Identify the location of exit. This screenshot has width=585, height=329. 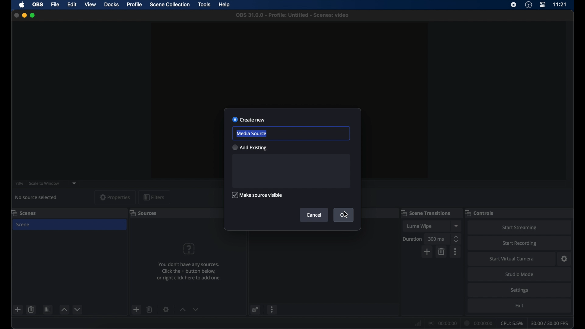
(519, 306).